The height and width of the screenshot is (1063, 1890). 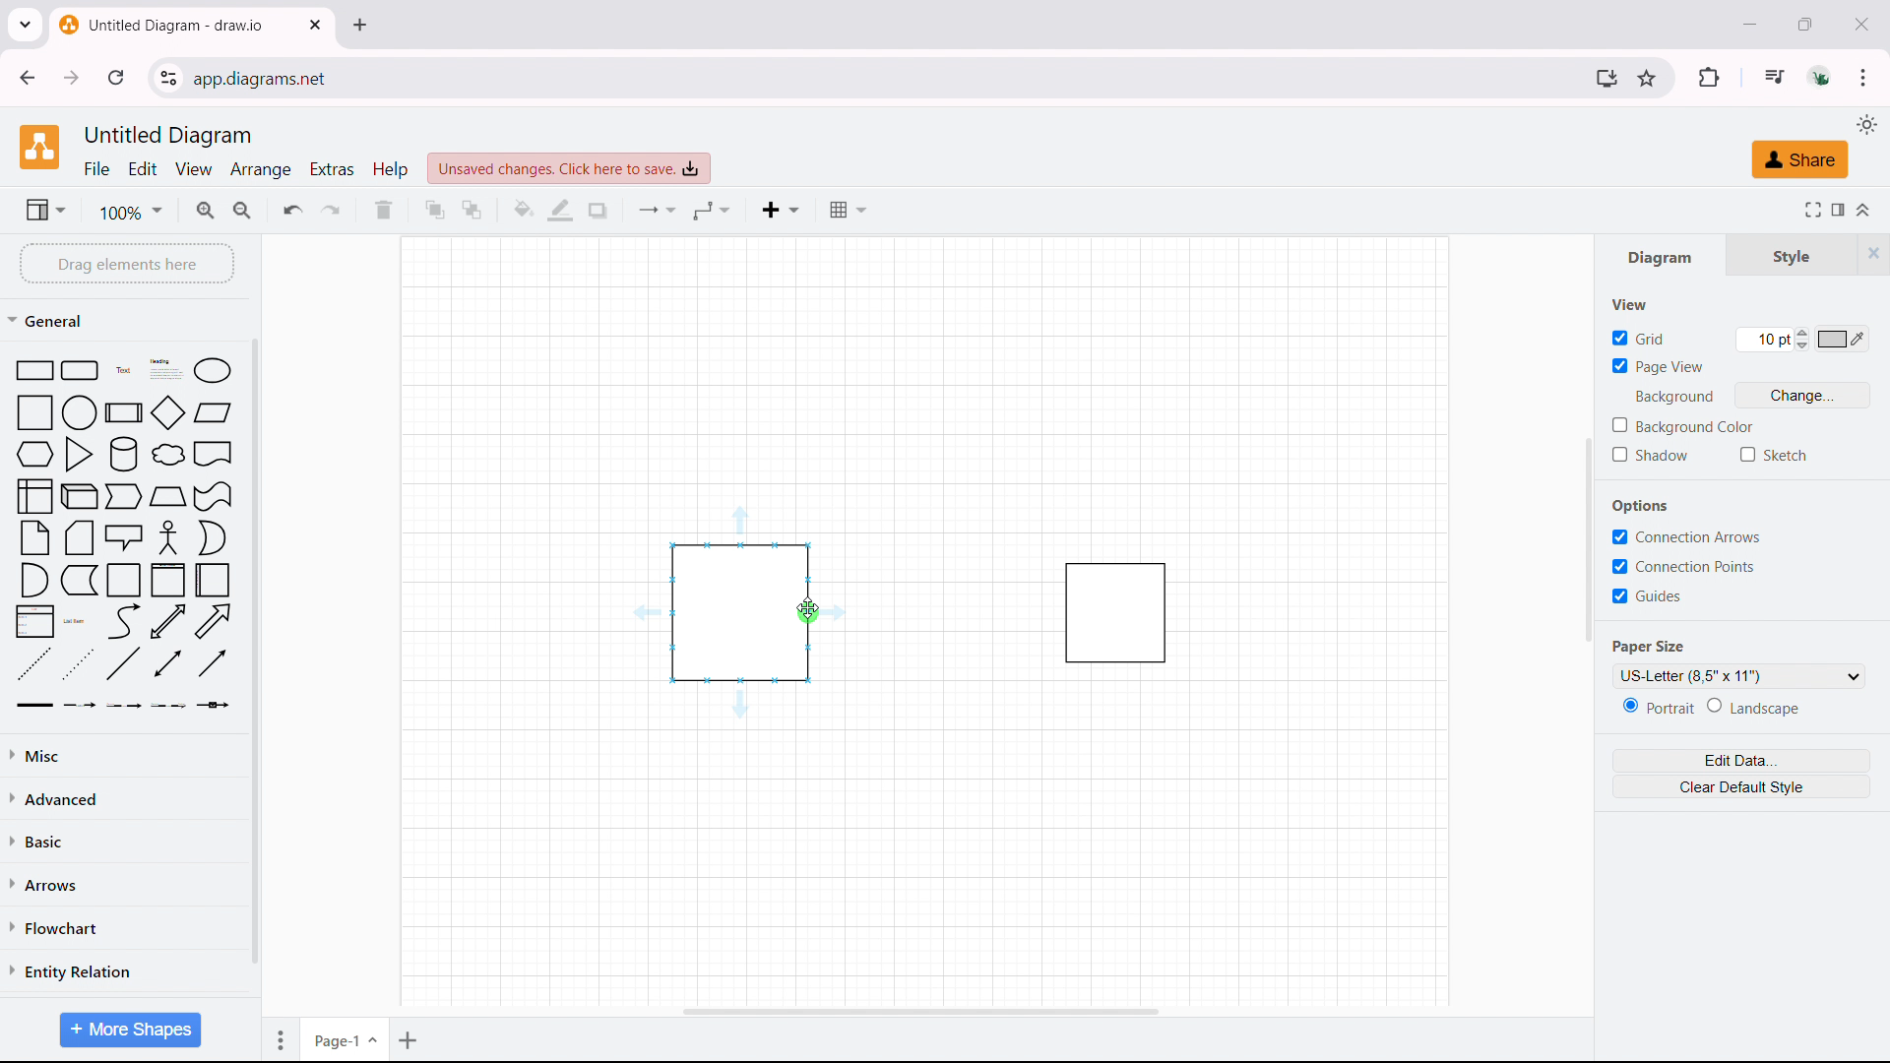 I want to click on table, so click(x=848, y=210).